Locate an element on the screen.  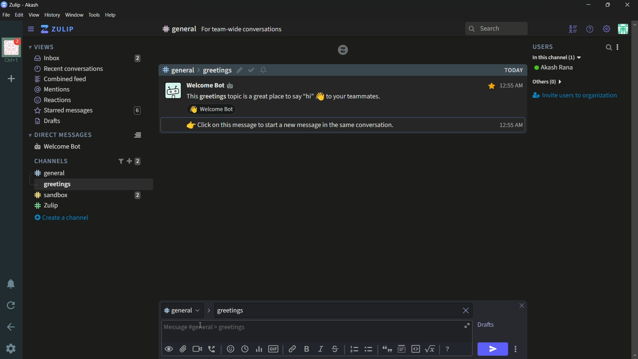
Zulip is located at coordinates (16, 5).